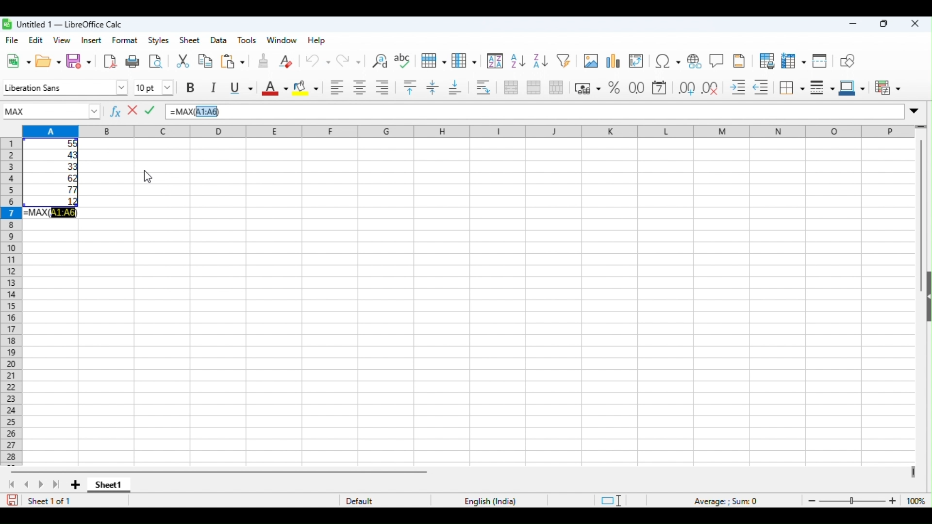  I want to click on formula for max fuction, so click(193, 112).